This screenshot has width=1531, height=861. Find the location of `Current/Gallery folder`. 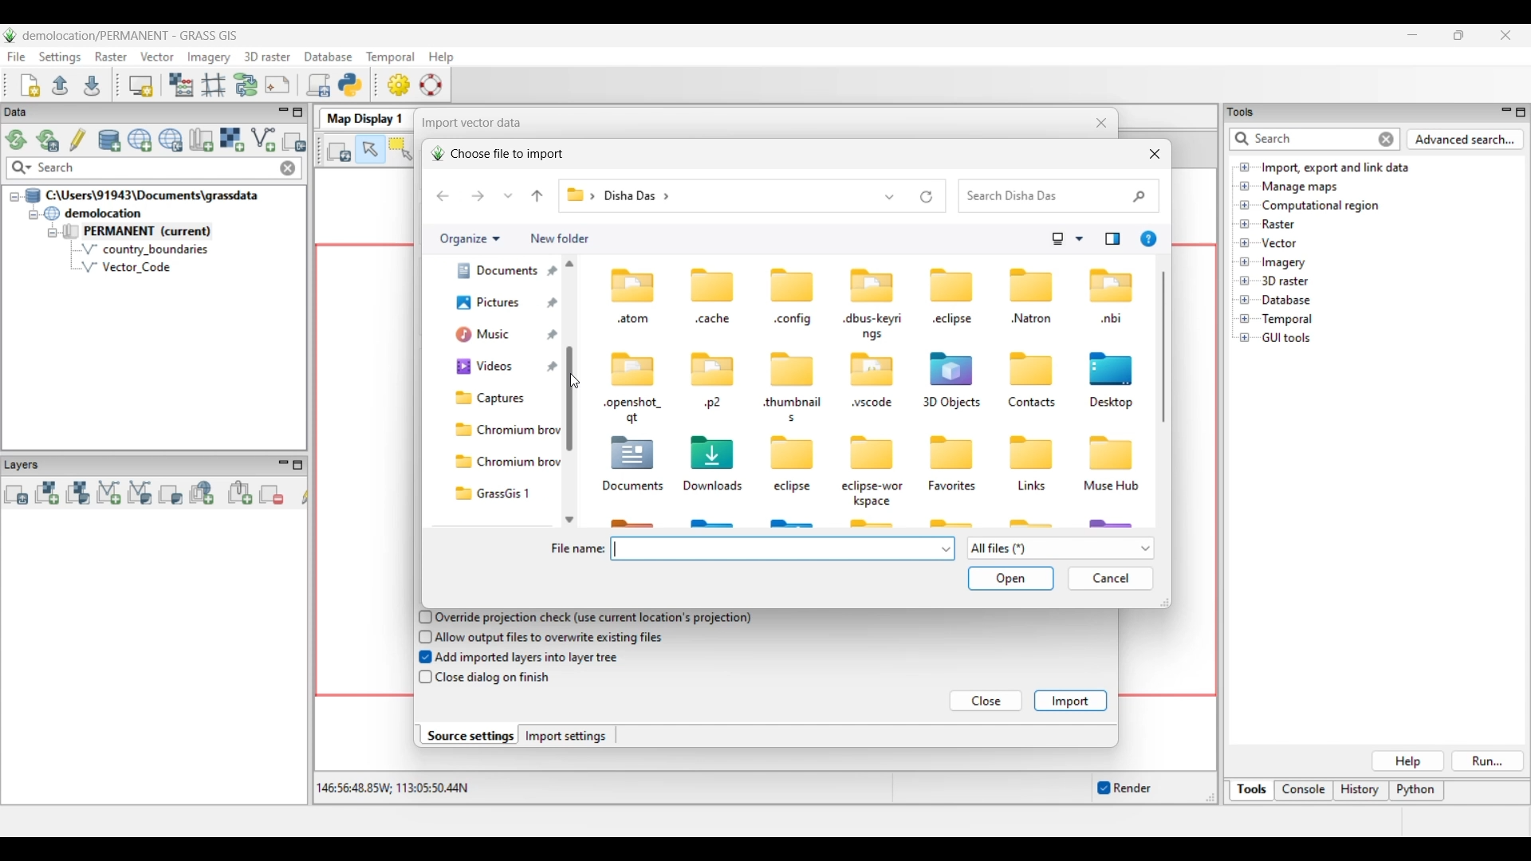

Current/Gallery folder is located at coordinates (493, 309).